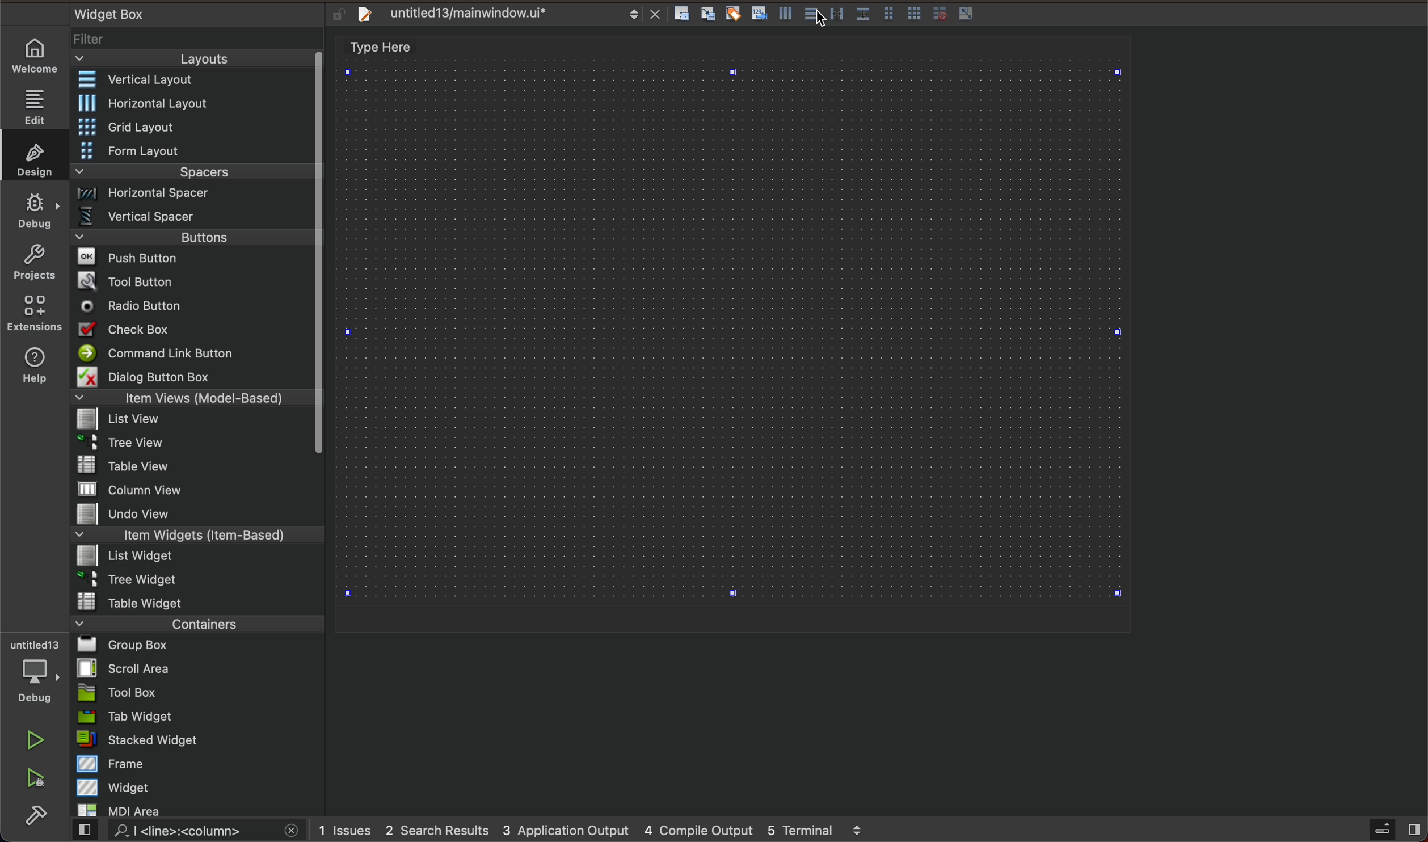  What do you see at coordinates (193, 535) in the screenshot?
I see `items widget` at bounding box center [193, 535].